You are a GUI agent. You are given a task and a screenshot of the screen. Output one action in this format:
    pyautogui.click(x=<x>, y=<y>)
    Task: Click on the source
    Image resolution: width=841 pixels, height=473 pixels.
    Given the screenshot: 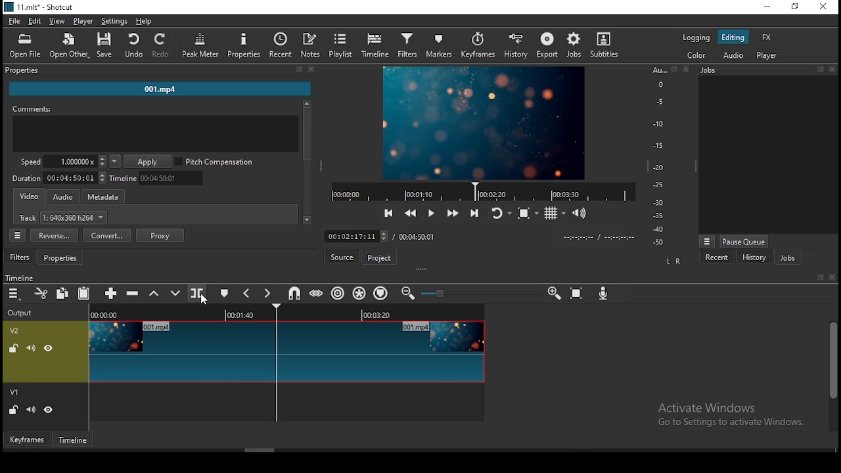 What is the action you would take?
    pyautogui.click(x=344, y=257)
    